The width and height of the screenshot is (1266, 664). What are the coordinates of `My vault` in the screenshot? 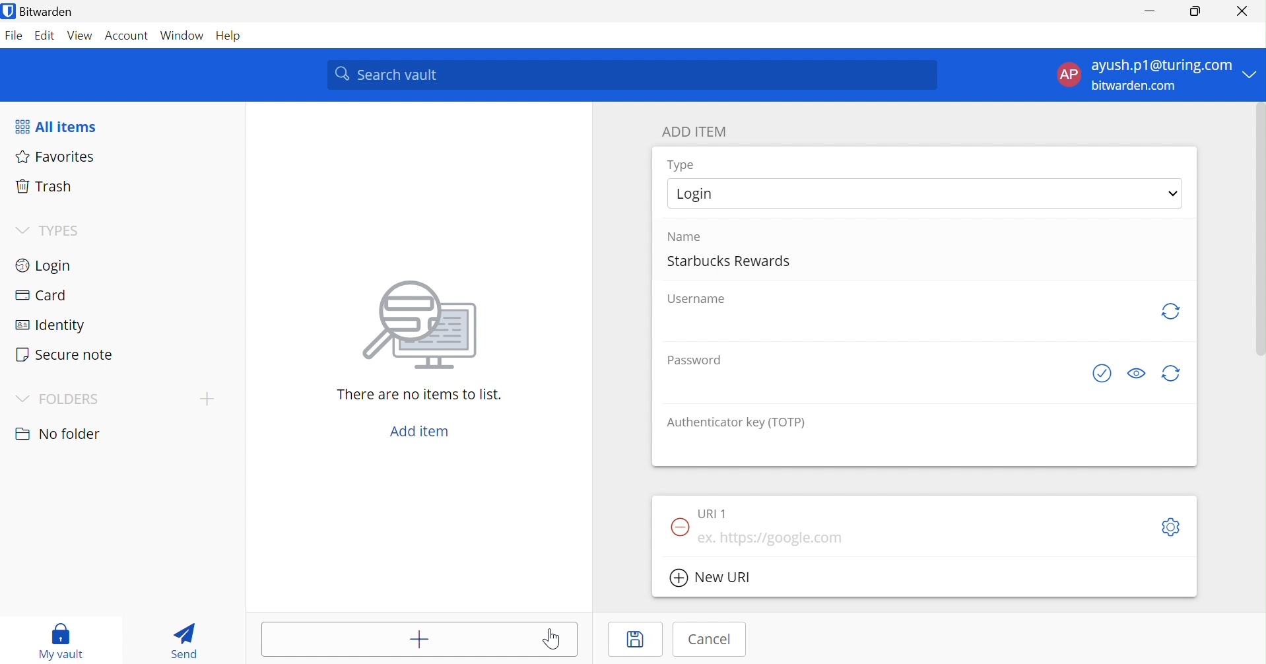 It's located at (65, 642).